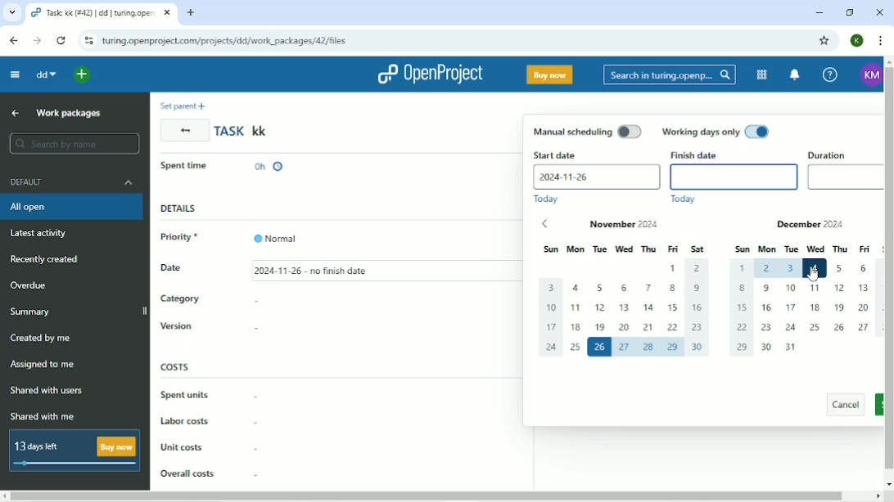 The width and height of the screenshot is (894, 502). I want to click on Collapse project menu, so click(16, 75).